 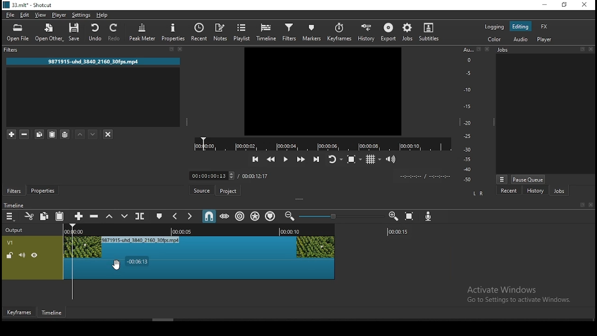 I want to click on logging, so click(x=495, y=28).